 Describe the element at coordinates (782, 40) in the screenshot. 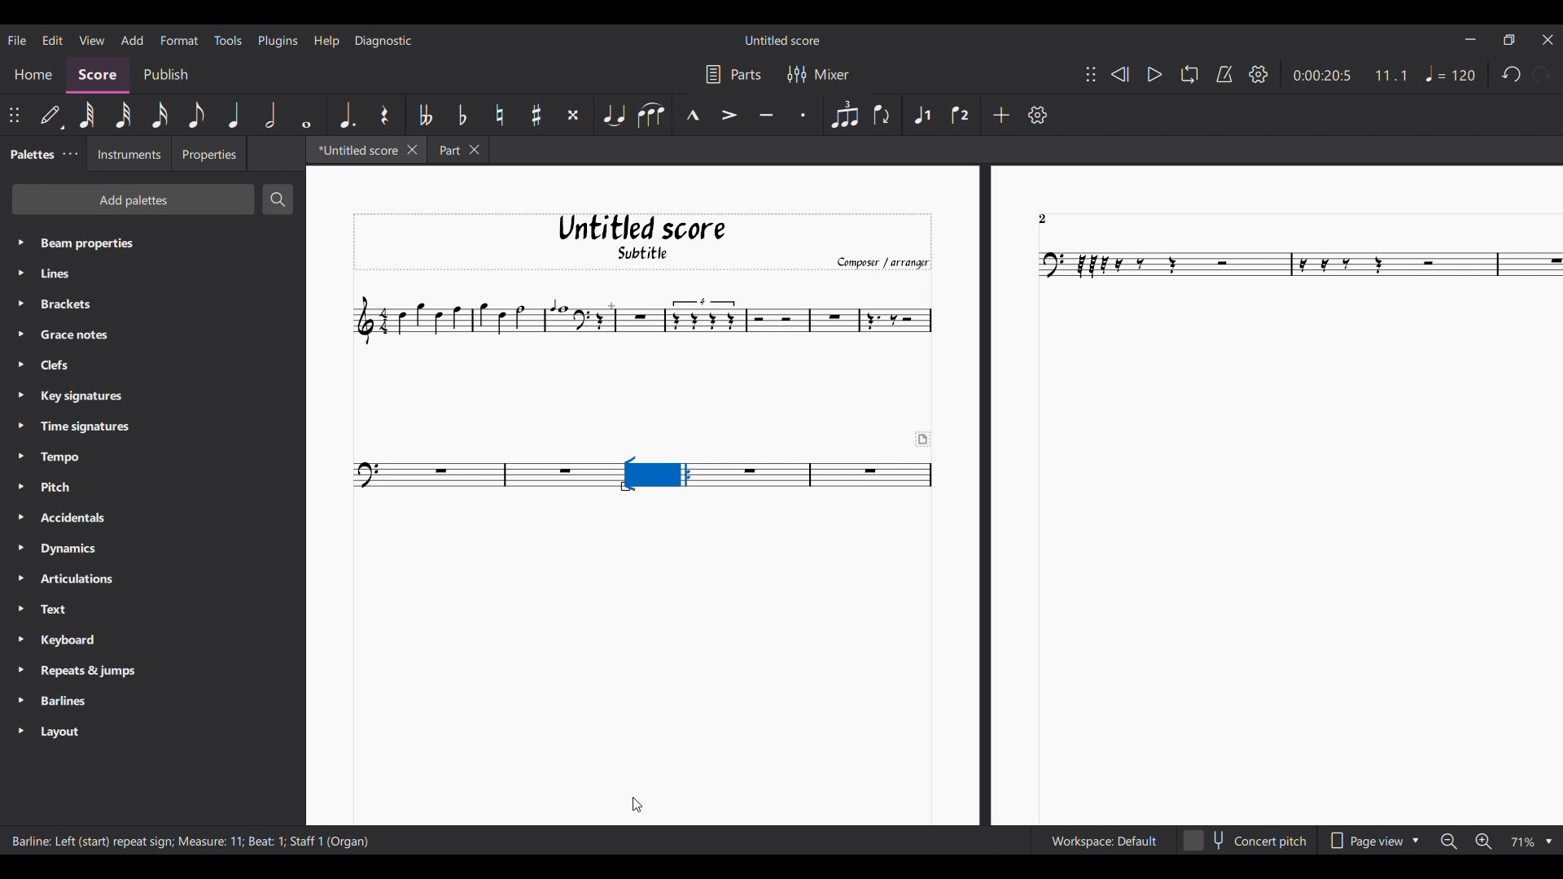

I see `Score title` at that location.